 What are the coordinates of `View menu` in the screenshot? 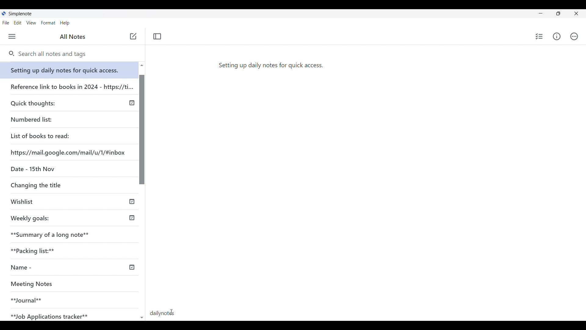 It's located at (31, 23).